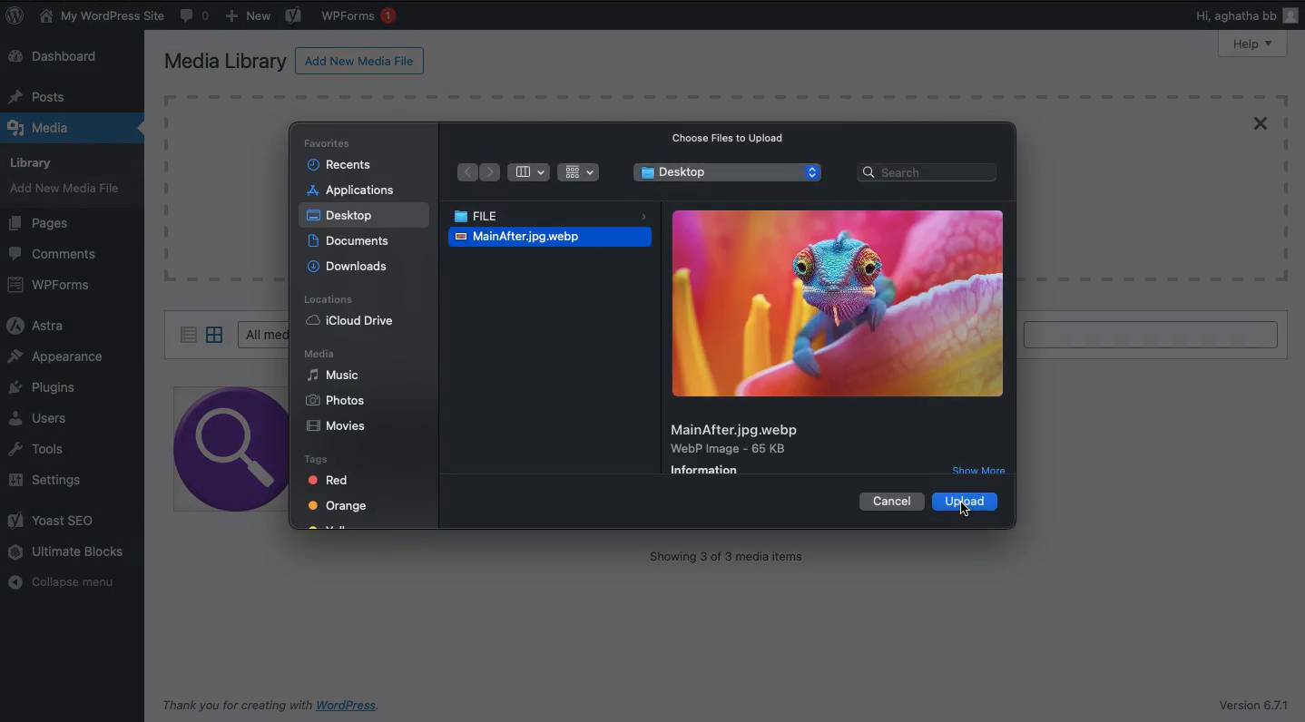  What do you see at coordinates (340, 214) in the screenshot?
I see `Desktop` at bounding box center [340, 214].